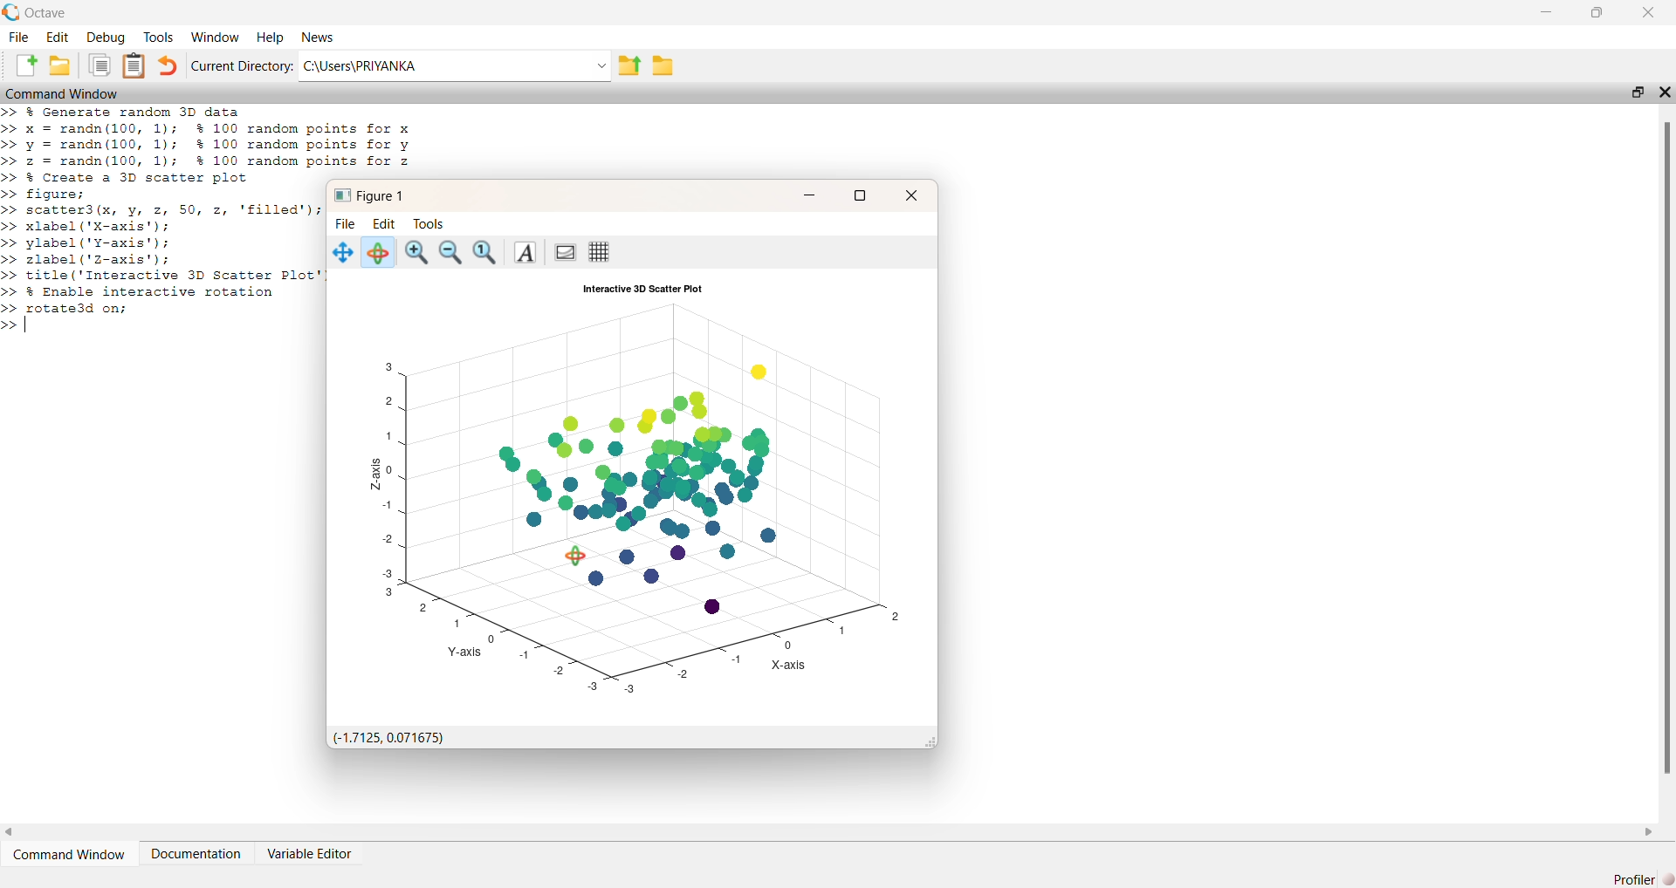  What do you see at coordinates (168, 65) in the screenshot?
I see `undo` at bounding box center [168, 65].